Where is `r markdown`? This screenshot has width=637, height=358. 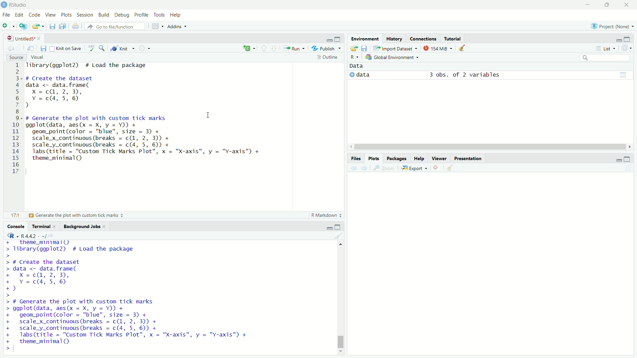 r markdown is located at coordinates (324, 215).